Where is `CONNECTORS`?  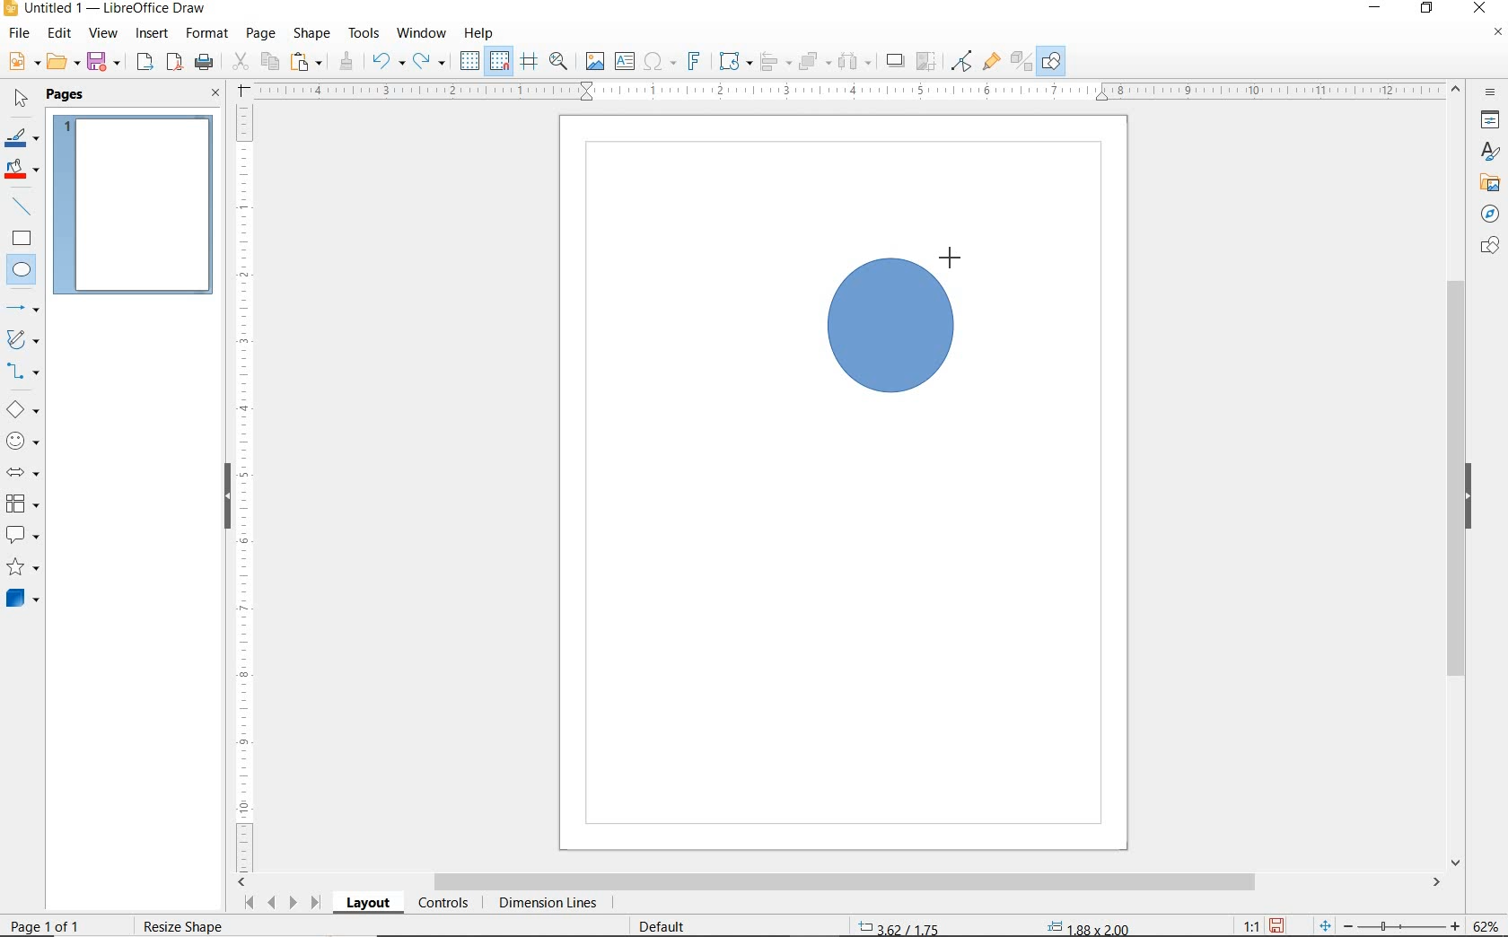
CONNECTORS is located at coordinates (23, 372).